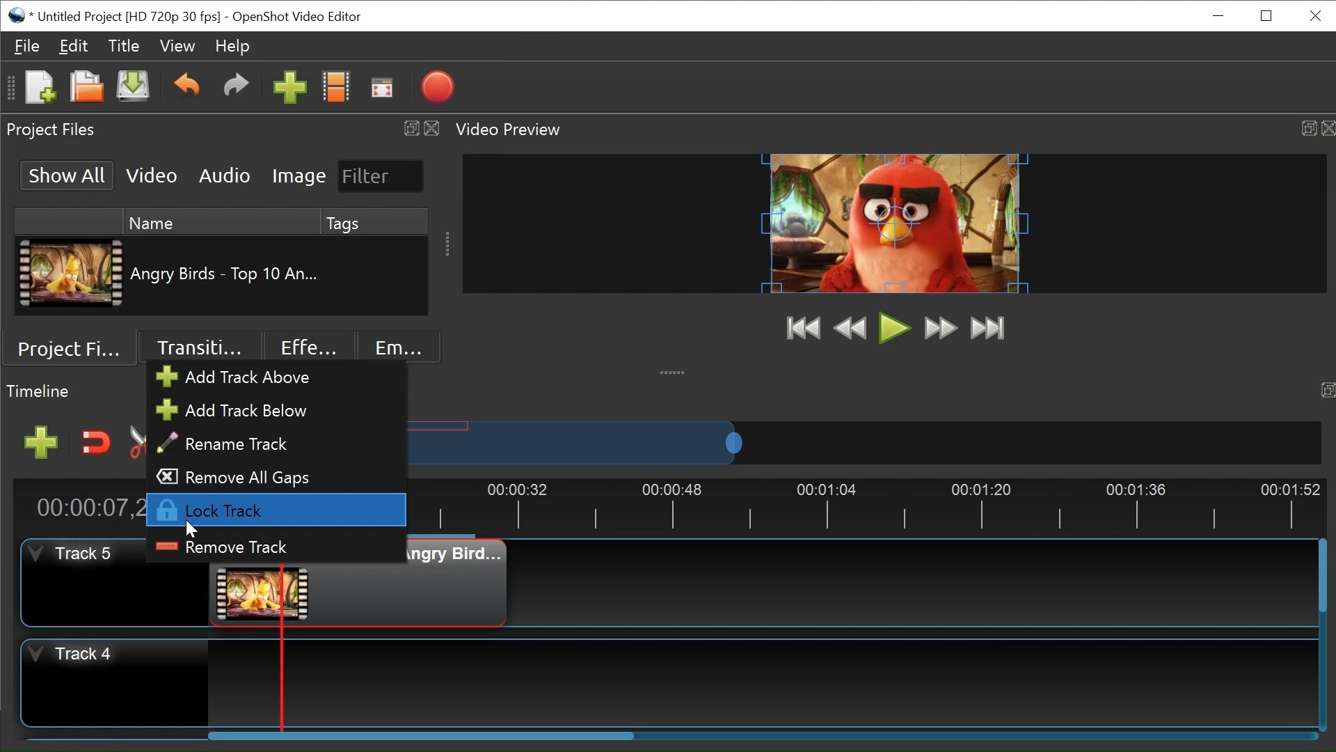  What do you see at coordinates (239, 88) in the screenshot?
I see `Redo` at bounding box center [239, 88].